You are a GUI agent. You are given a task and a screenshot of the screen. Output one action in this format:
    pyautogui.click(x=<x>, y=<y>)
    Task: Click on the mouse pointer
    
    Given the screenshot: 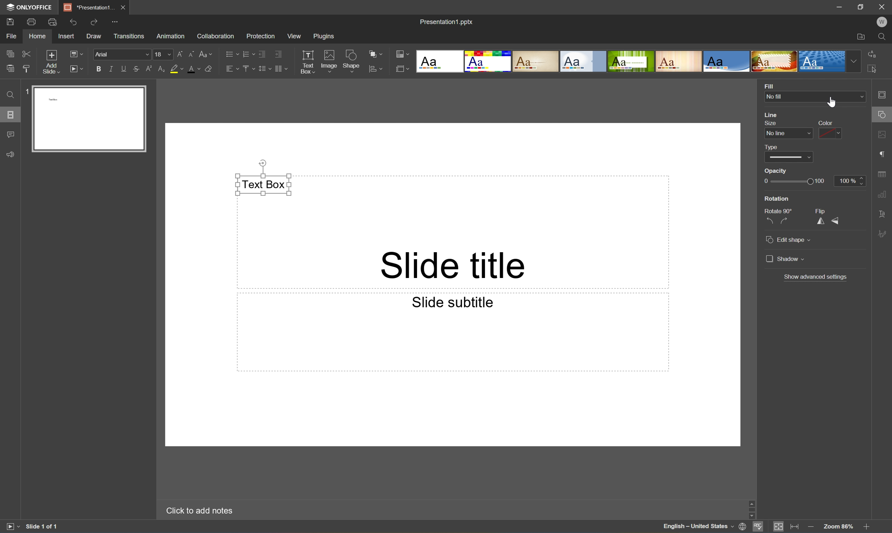 What is the action you would take?
    pyautogui.click(x=832, y=103)
    